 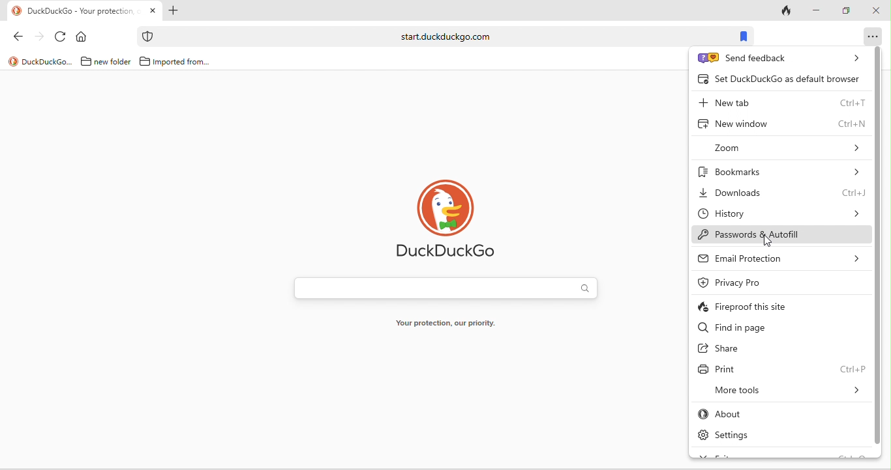 What do you see at coordinates (770, 279) in the screenshot?
I see `privacy pro` at bounding box center [770, 279].